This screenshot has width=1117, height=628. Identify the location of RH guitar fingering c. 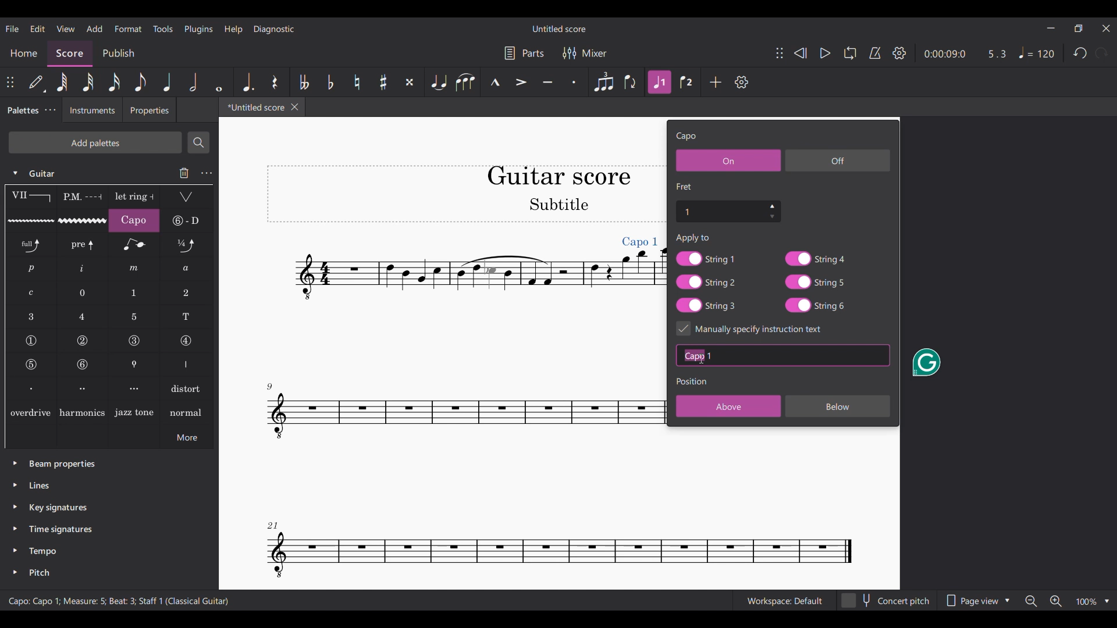
(31, 293).